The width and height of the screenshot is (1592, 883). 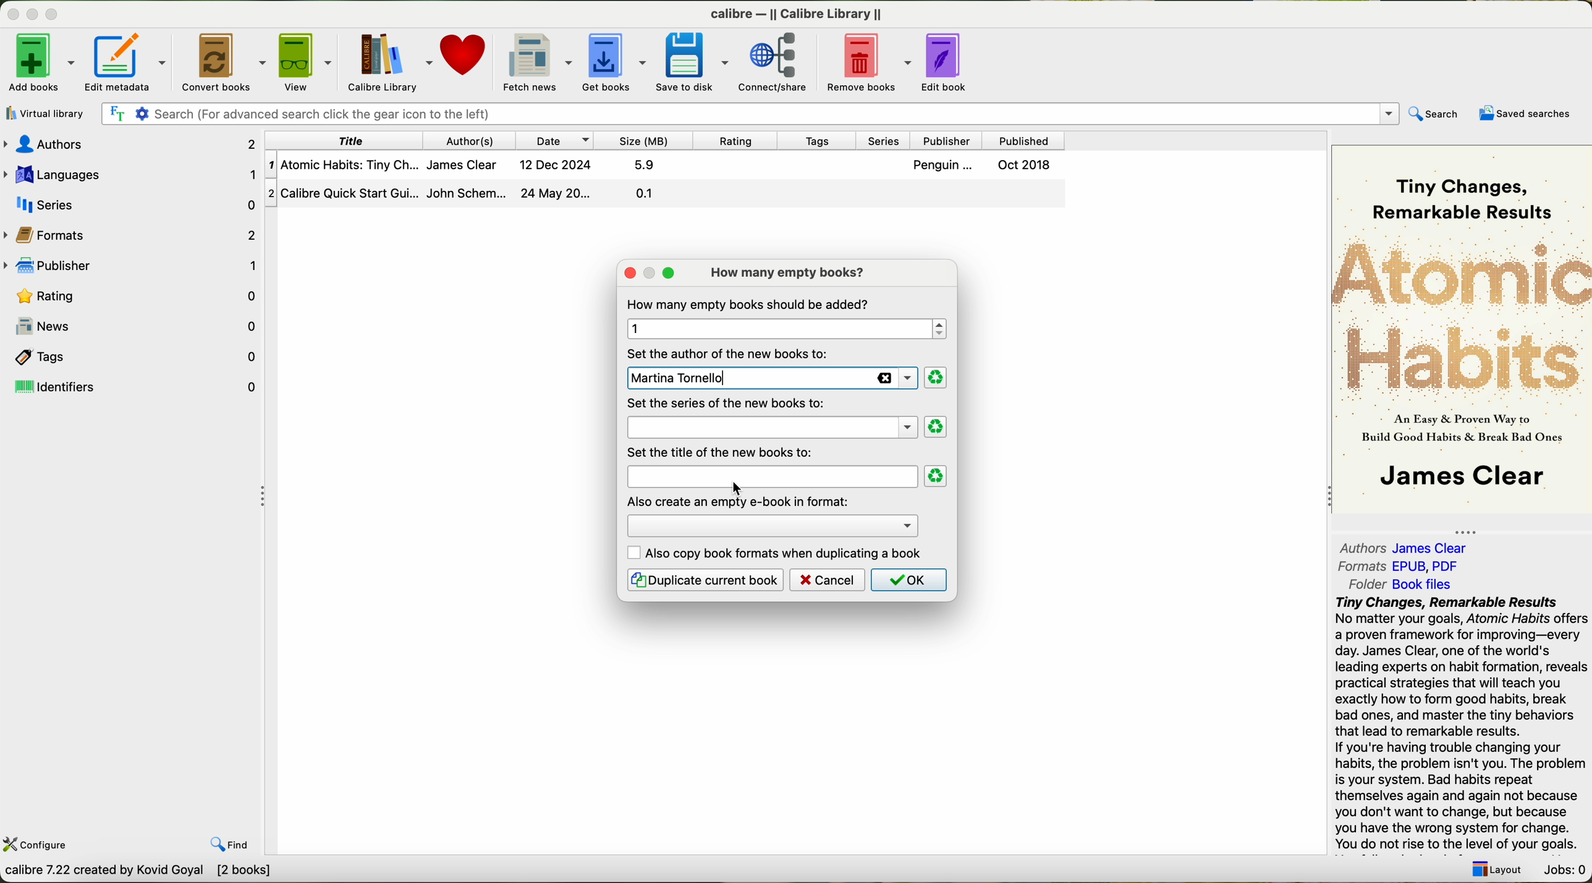 I want to click on also copy book formats when duplicating a book, so click(x=776, y=553).